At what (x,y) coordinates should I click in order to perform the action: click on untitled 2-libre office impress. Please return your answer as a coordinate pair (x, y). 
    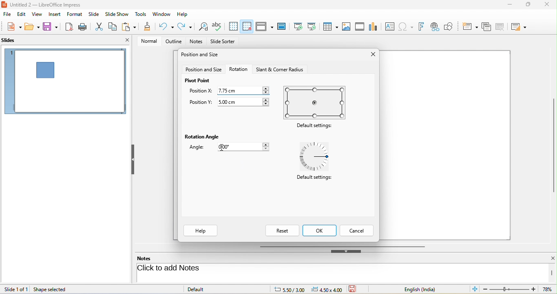
    Looking at the image, I should click on (50, 4).